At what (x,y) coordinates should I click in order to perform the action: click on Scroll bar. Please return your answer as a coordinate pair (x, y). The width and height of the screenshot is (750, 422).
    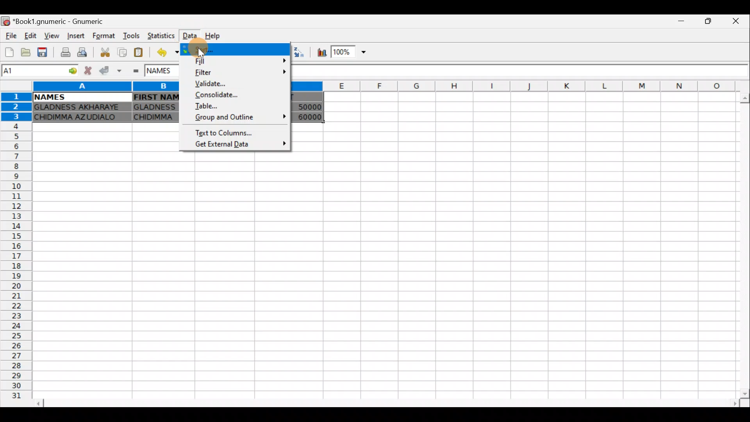
    Looking at the image, I should click on (740, 245).